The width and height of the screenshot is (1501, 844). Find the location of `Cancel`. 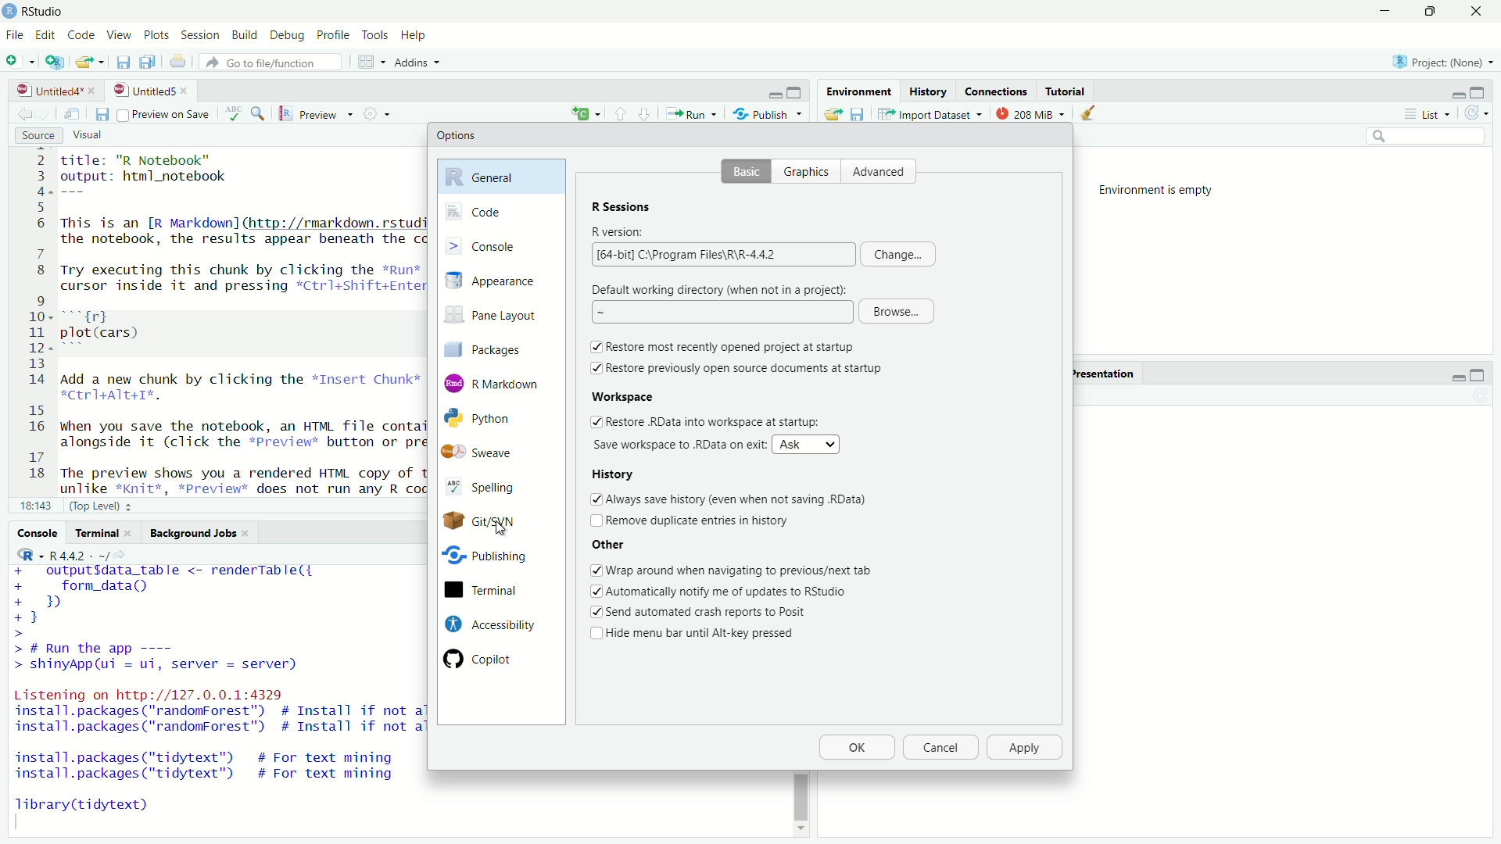

Cancel is located at coordinates (939, 748).